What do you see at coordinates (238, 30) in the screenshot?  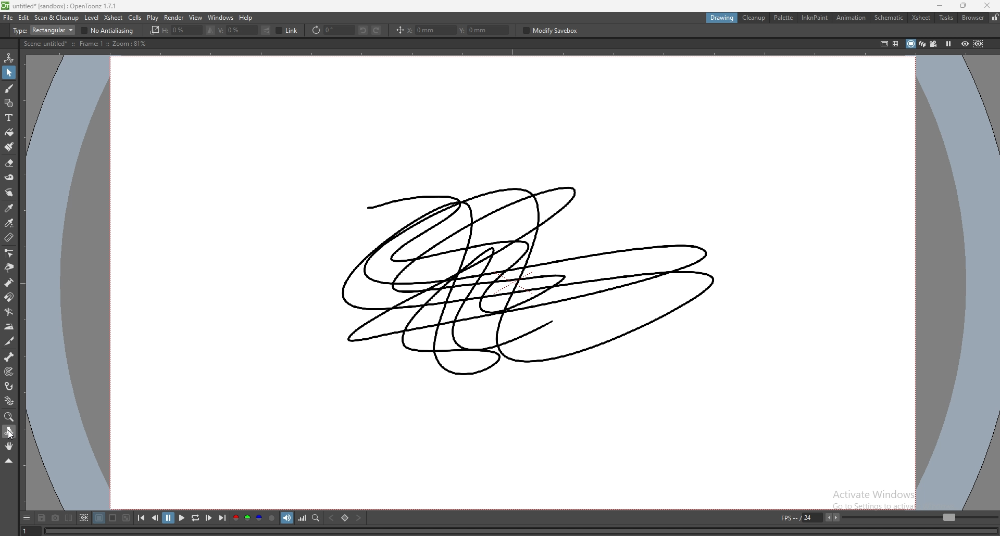 I see `vertical` at bounding box center [238, 30].